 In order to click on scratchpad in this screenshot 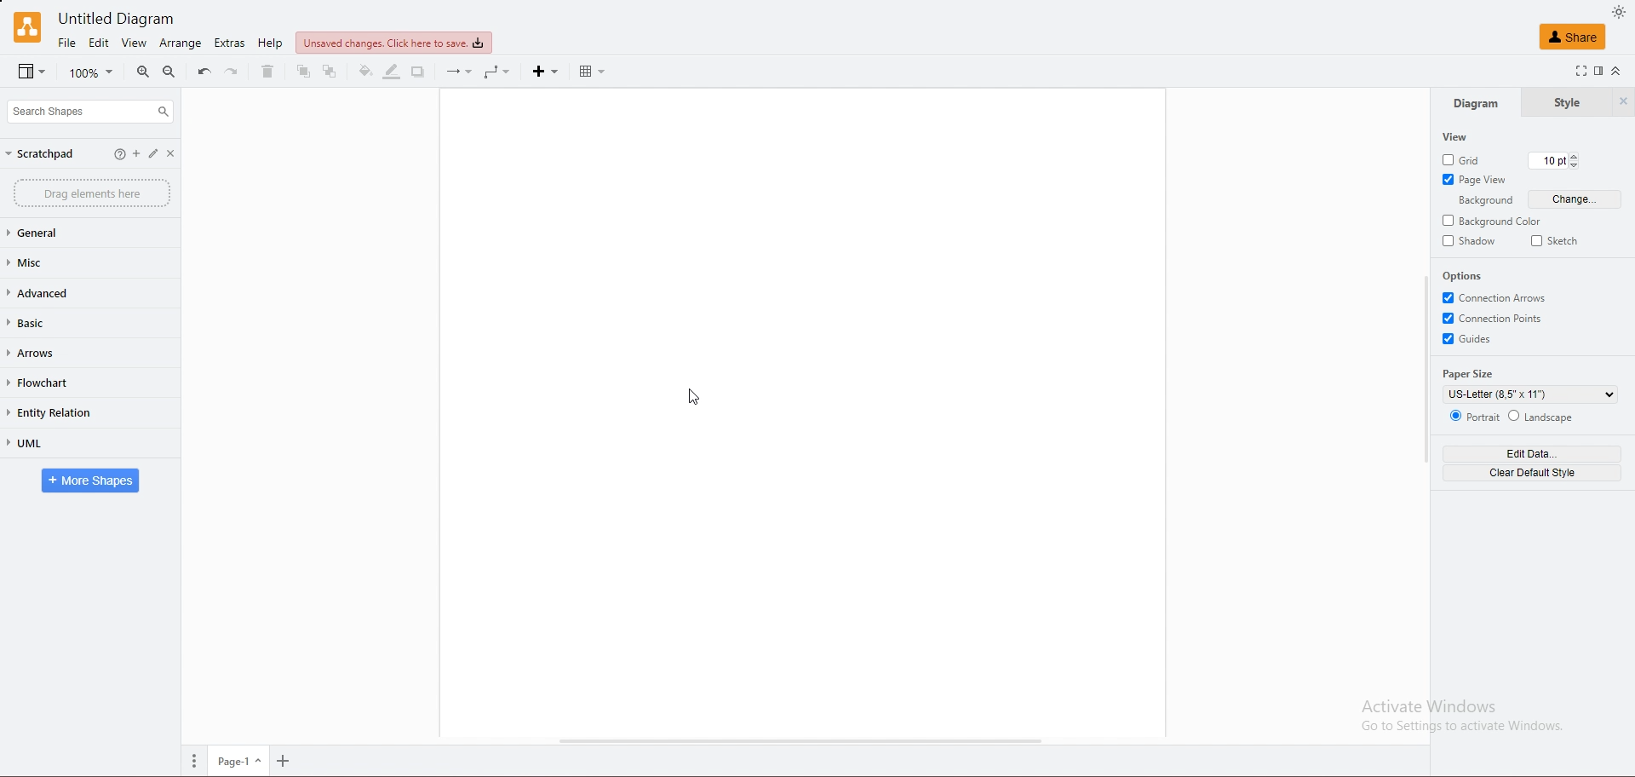, I will do `click(44, 155)`.